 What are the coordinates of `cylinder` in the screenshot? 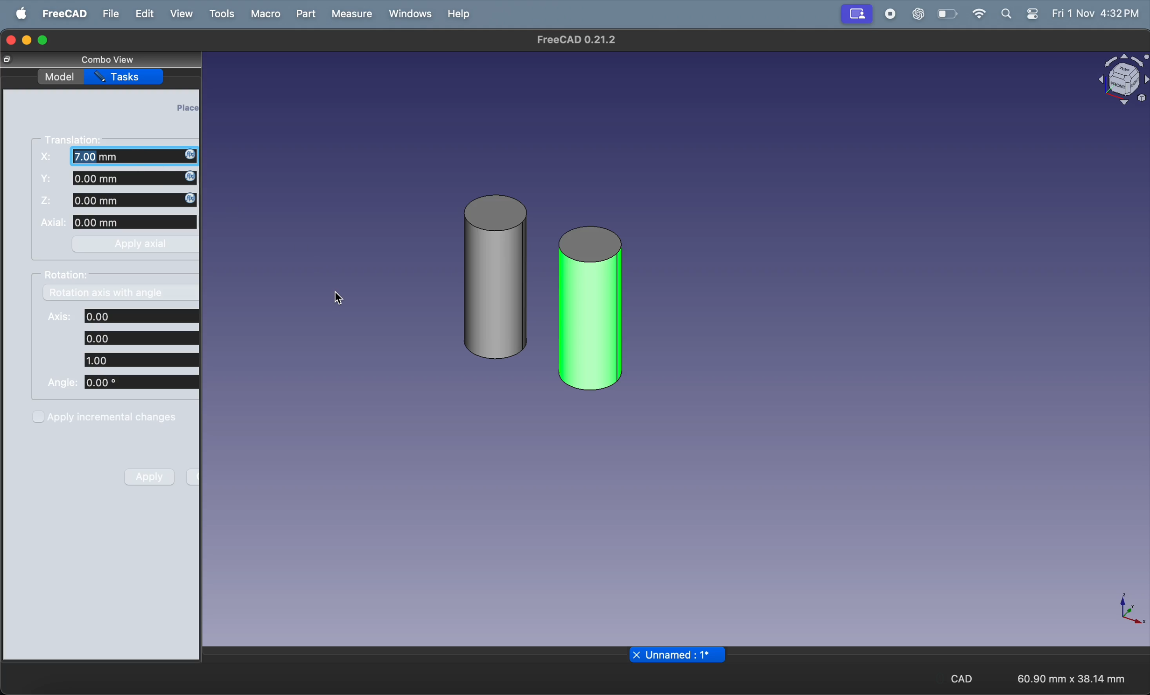 It's located at (494, 275).